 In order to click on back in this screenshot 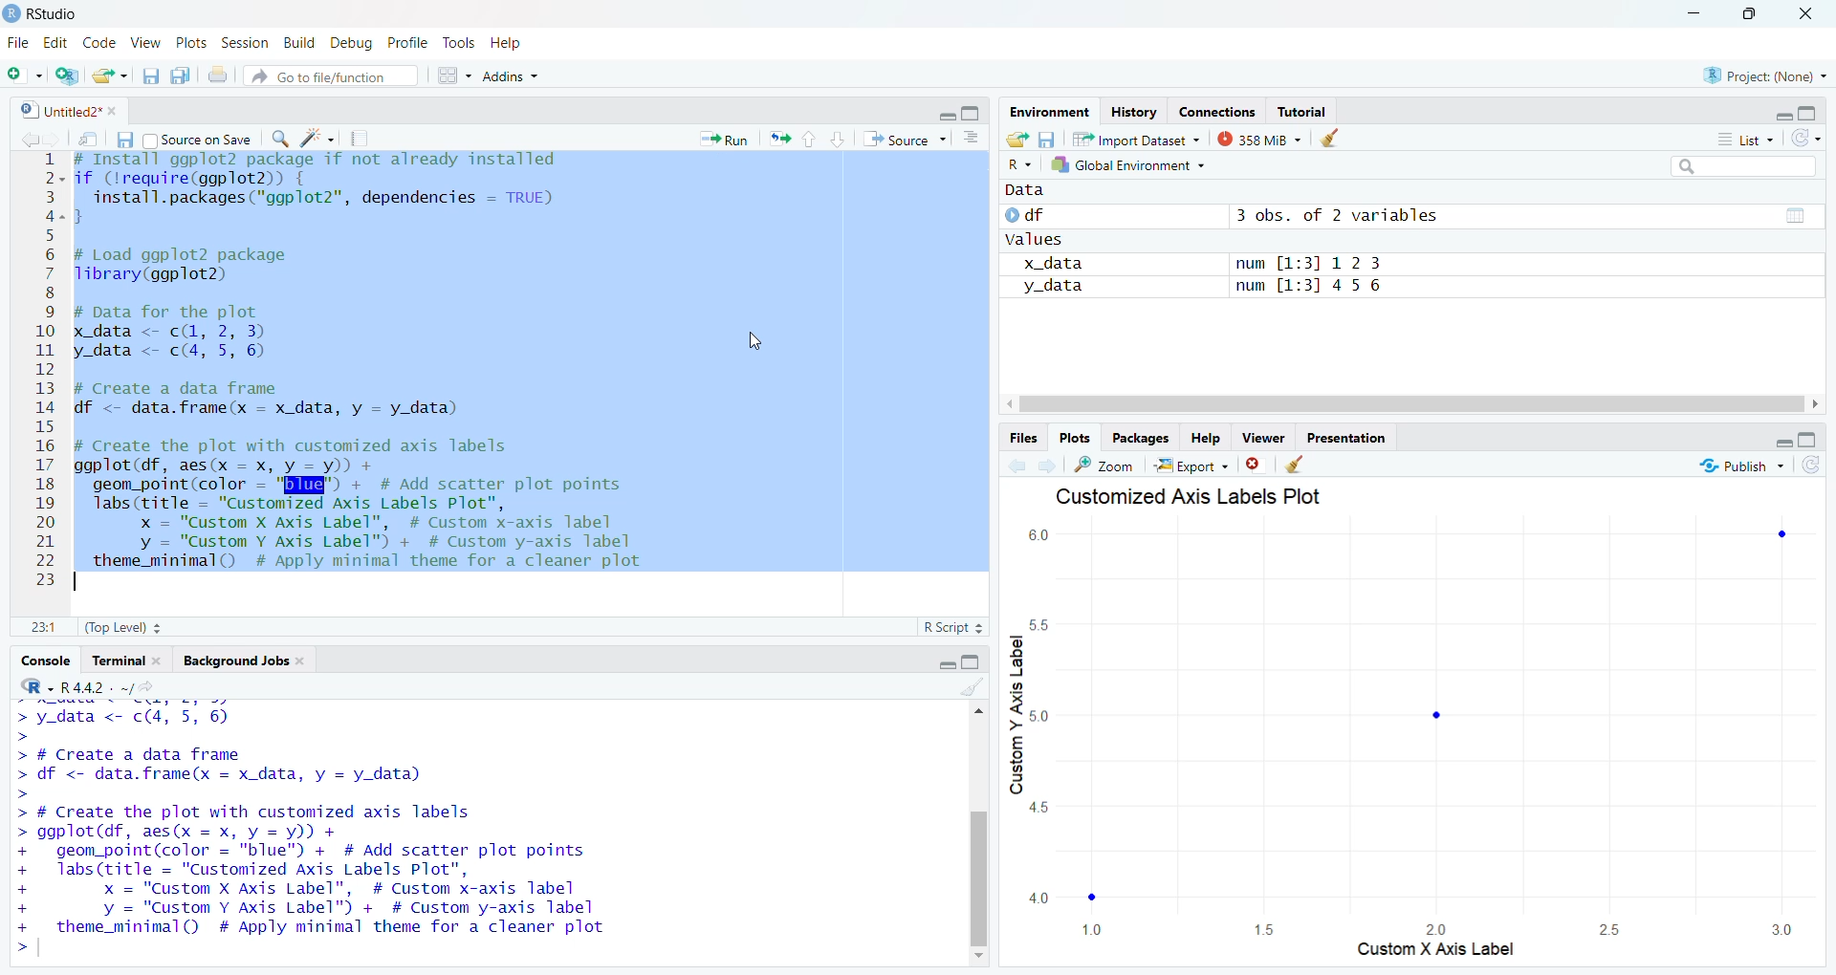, I will do `click(1014, 467)`.